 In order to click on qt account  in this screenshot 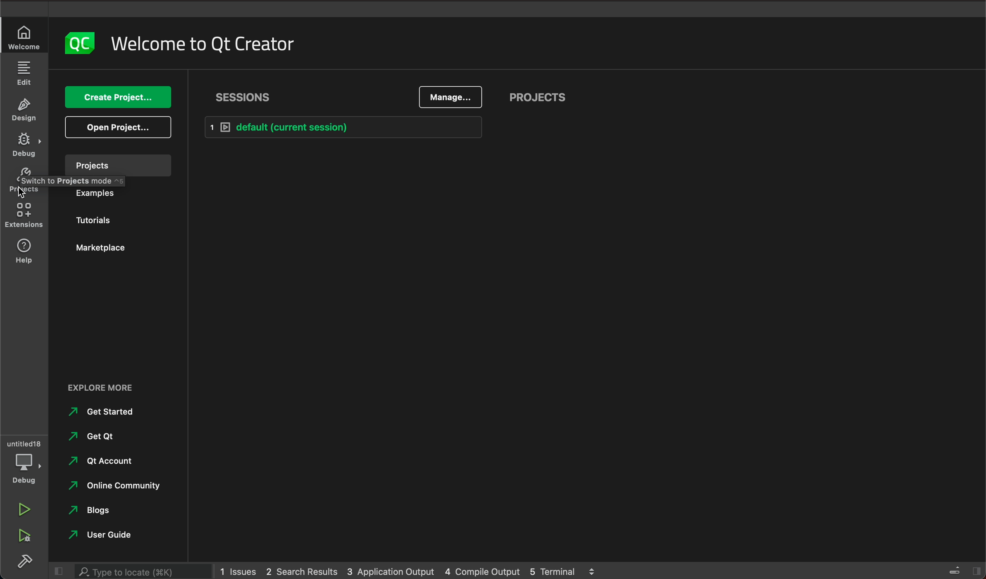, I will do `click(102, 461)`.